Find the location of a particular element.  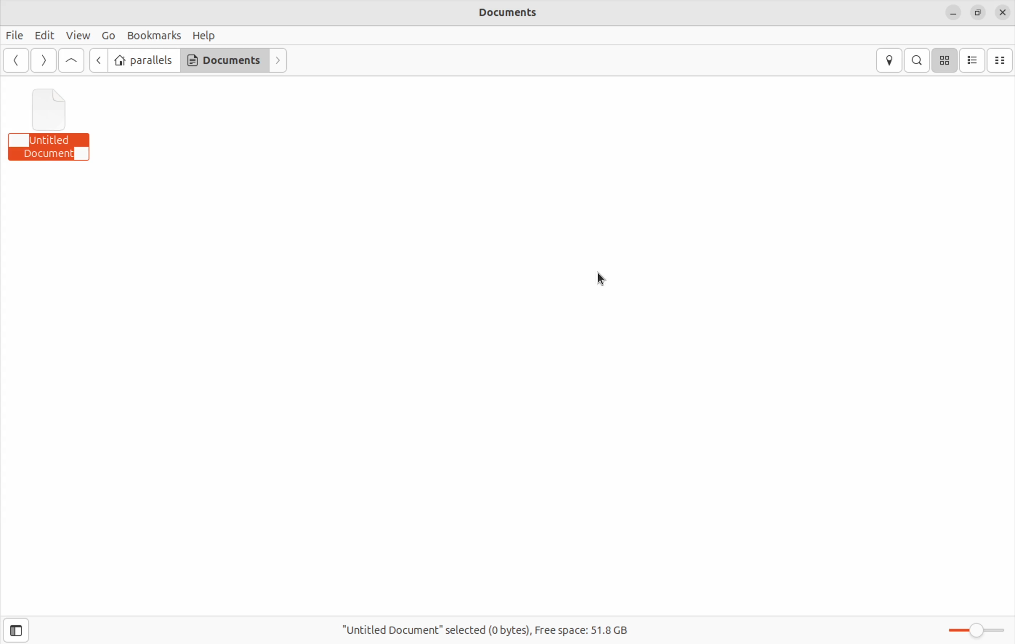

icon view is located at coordinates (944, 60).